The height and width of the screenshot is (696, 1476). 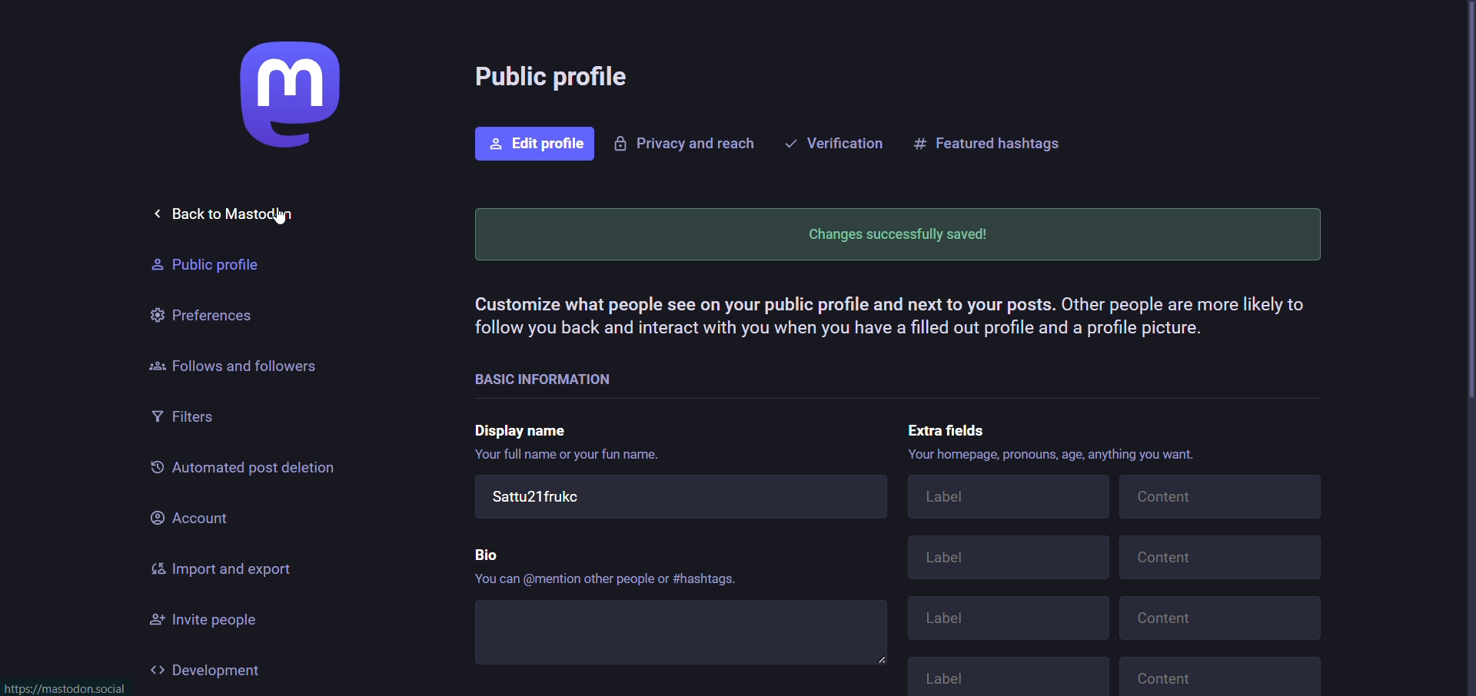 What do you see at coordinates (1055, 456) in the screenshot?
I see `Your homepage, pronouns, age, anything you want.` at bounding box center [1055, 456].